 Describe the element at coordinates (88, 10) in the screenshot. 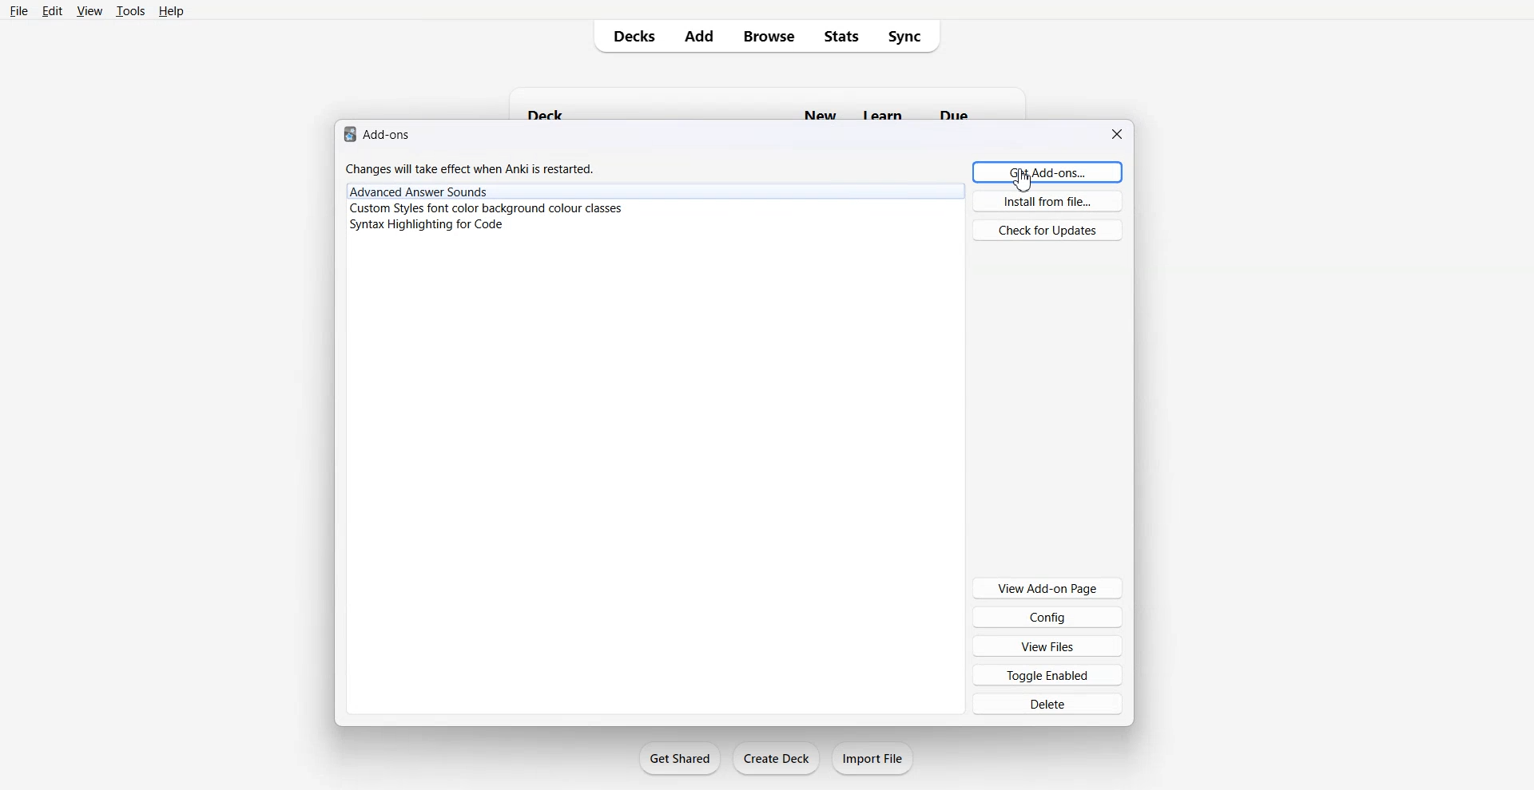

I see `View` at that location.